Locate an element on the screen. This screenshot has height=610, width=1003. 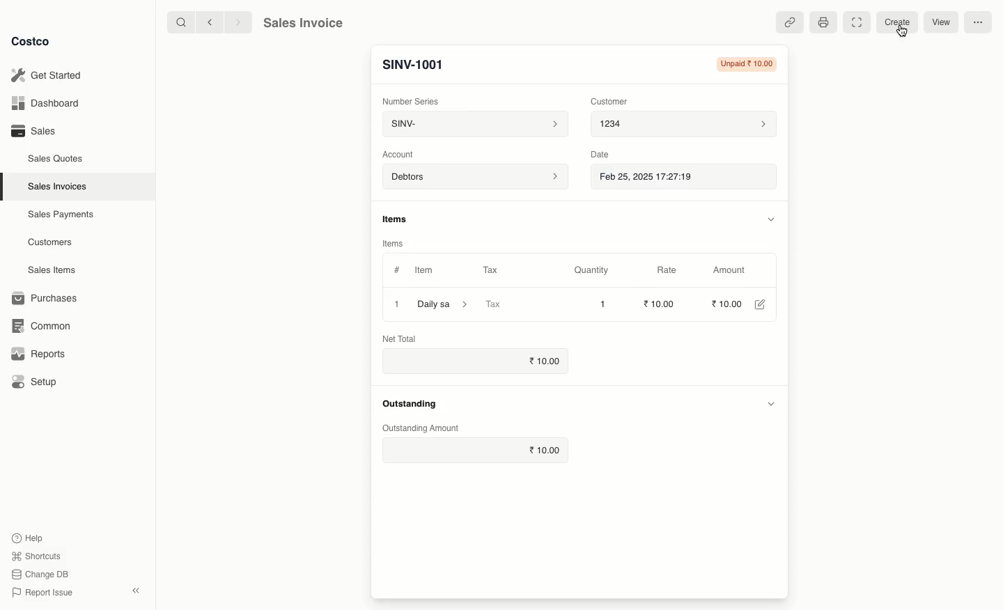
1 is located at coordinates (604, 304).